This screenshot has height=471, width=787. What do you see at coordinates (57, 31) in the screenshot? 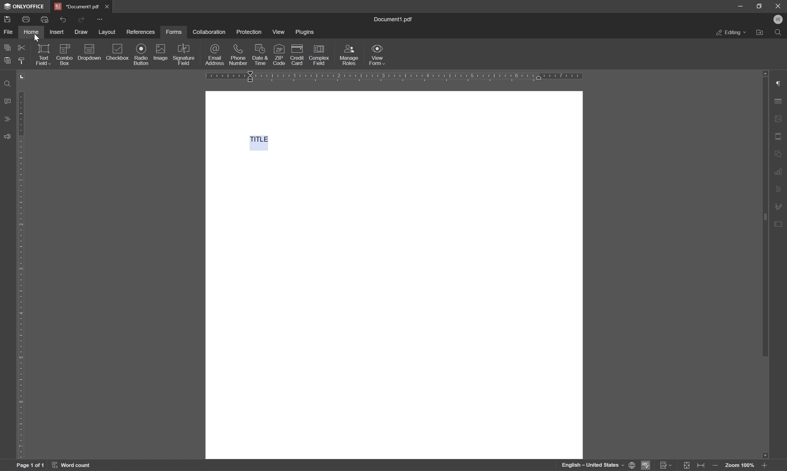
I see `insert` at bounding box center [57, 31].